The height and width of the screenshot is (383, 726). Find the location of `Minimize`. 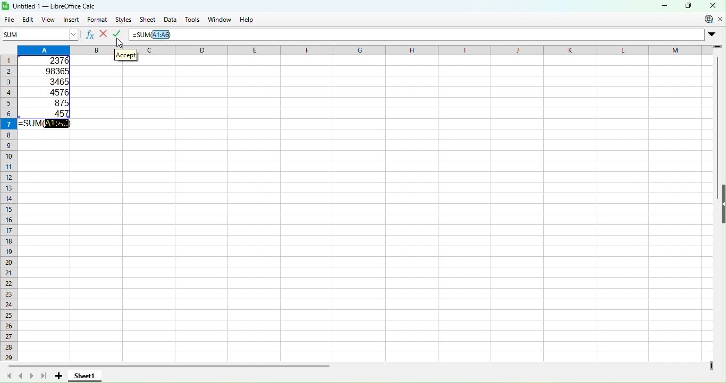

Minimize is located at coordinates (663, 6).